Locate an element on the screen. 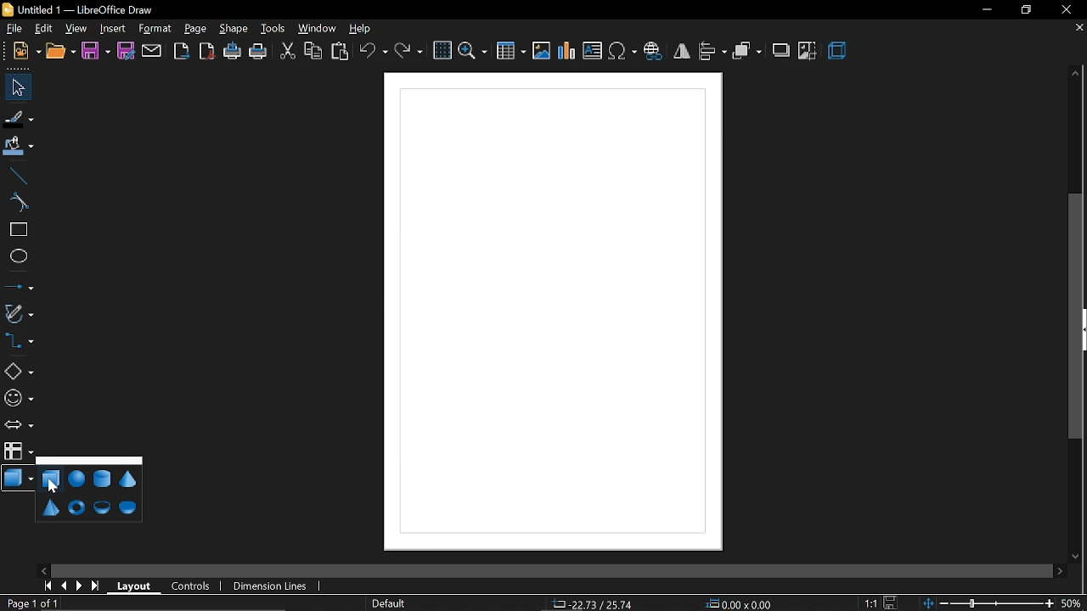 This screenshot has width=1087, height=611. insert table is located at coordinates (511, 51).